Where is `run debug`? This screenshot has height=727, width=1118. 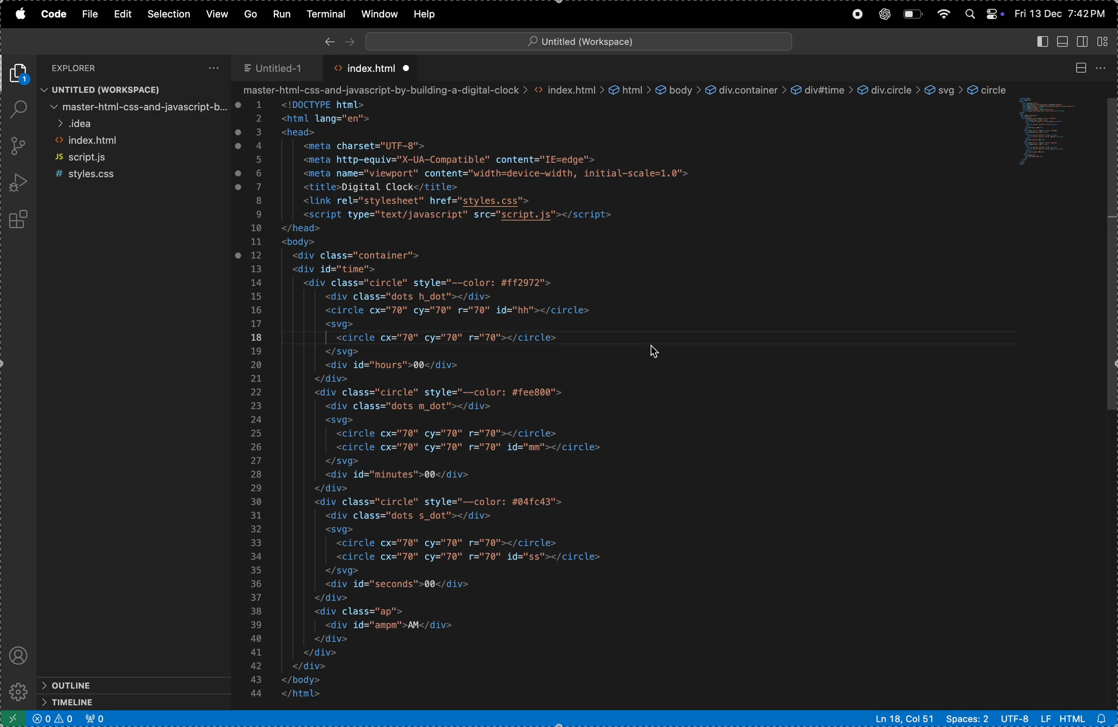 run debug is located at coordinates (17, 182).